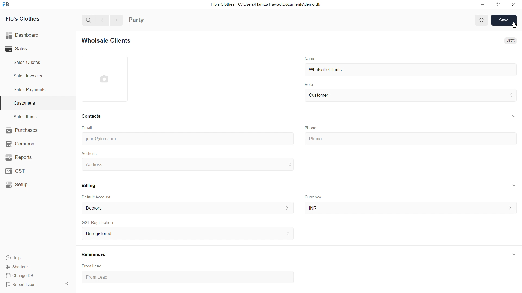 The width and height of the screenshot is (522, 293). I want to click on maximize, so click(499, 5).